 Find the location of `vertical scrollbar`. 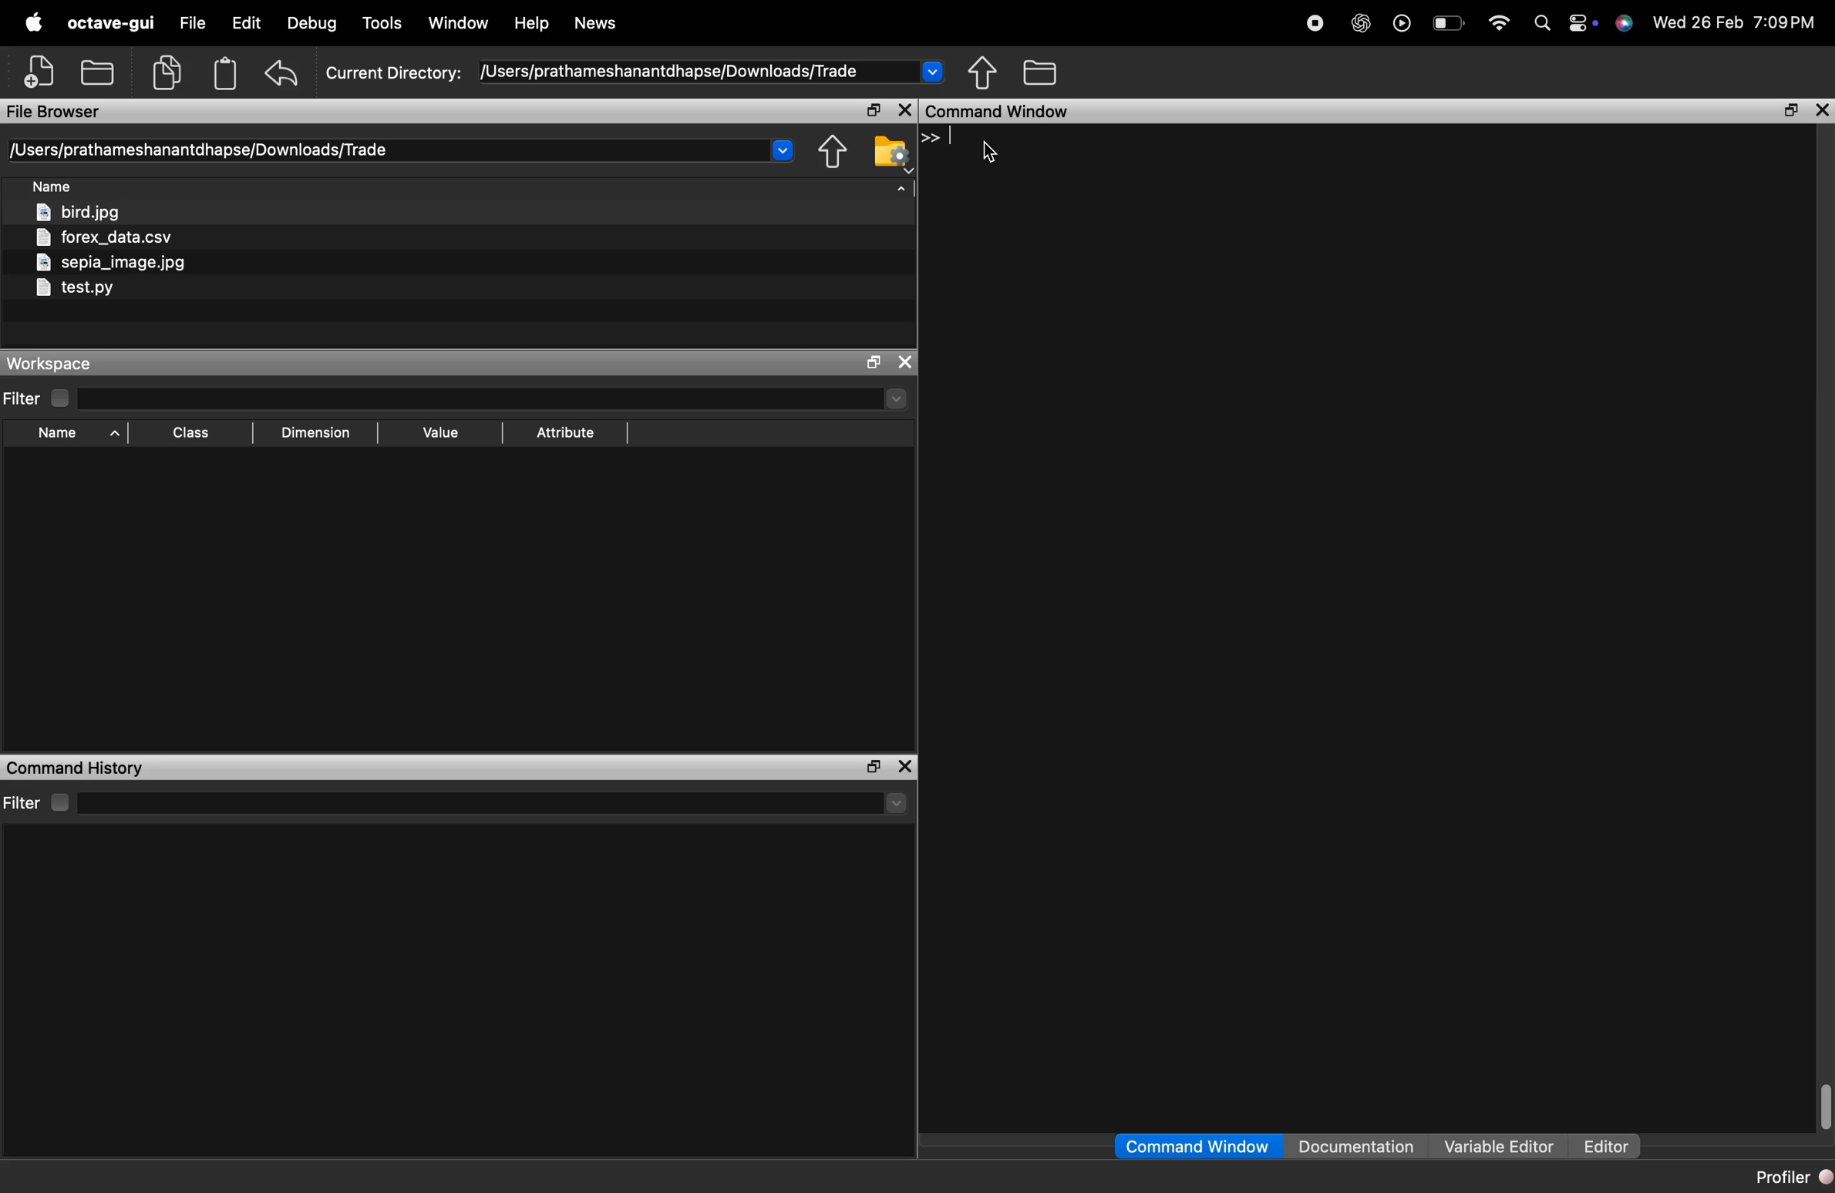

vertical scrollbar is located at coordinates (1823, 1105).